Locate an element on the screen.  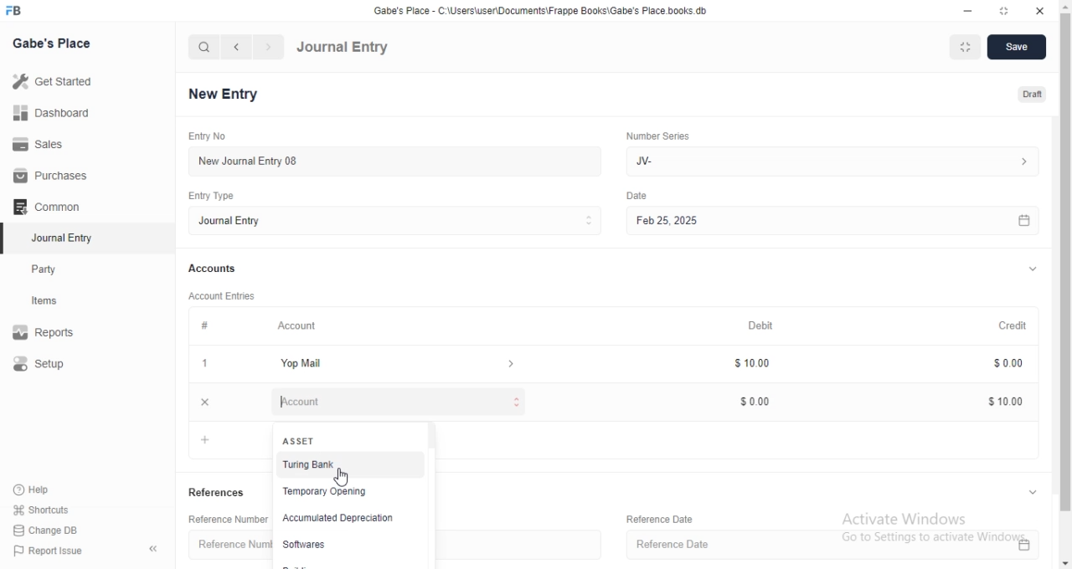
# is located at coordinates (204, 326).